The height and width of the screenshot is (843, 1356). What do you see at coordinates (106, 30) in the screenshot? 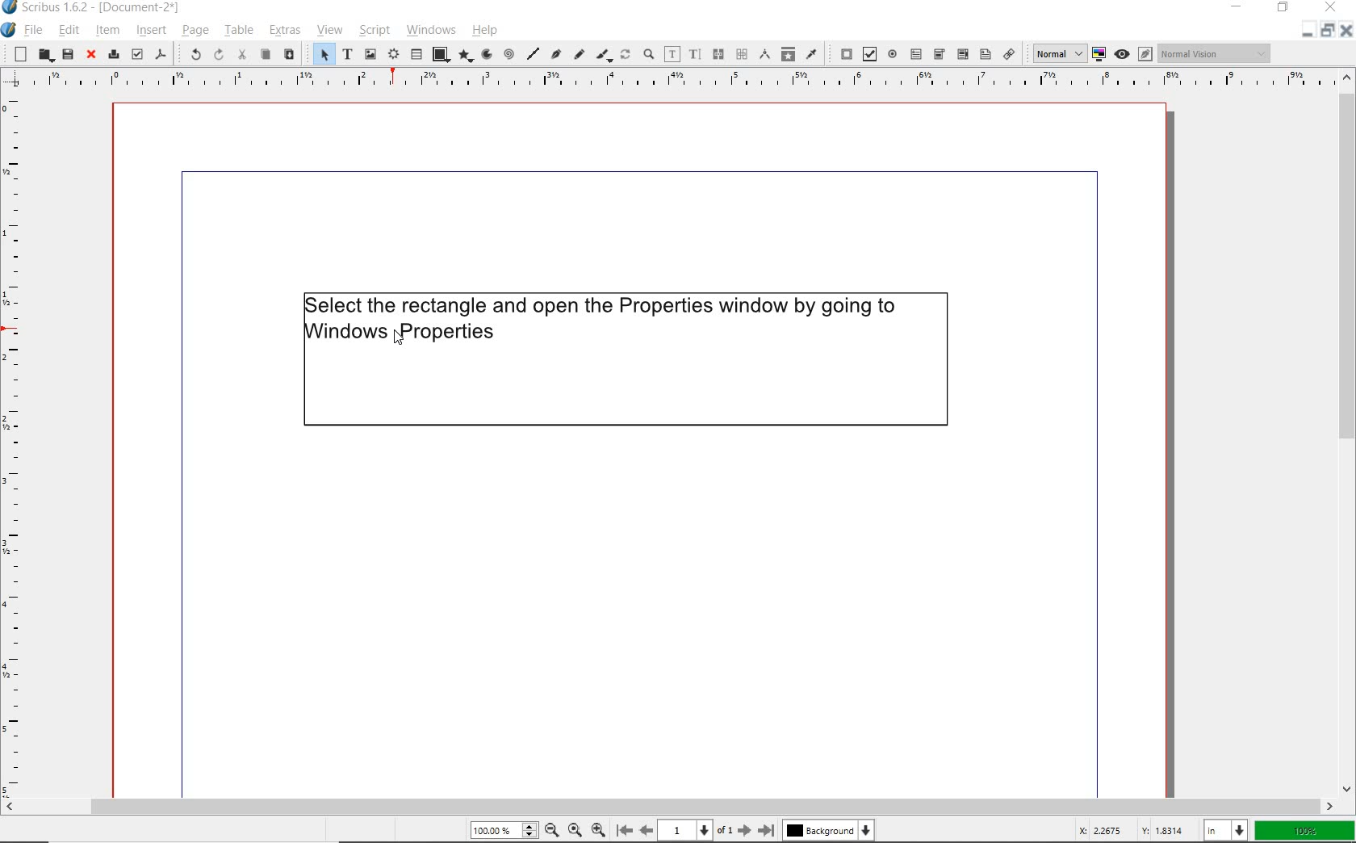
I see `item` at bounding box center [106, 30].